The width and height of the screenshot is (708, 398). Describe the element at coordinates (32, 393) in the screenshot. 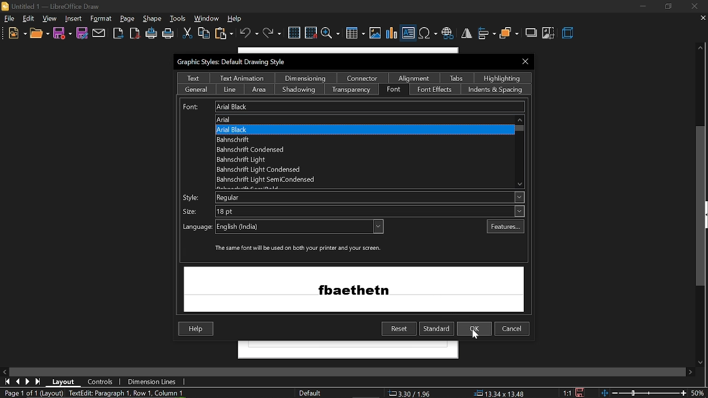

I see `Page 1 of 1 (Layout)` at that location.